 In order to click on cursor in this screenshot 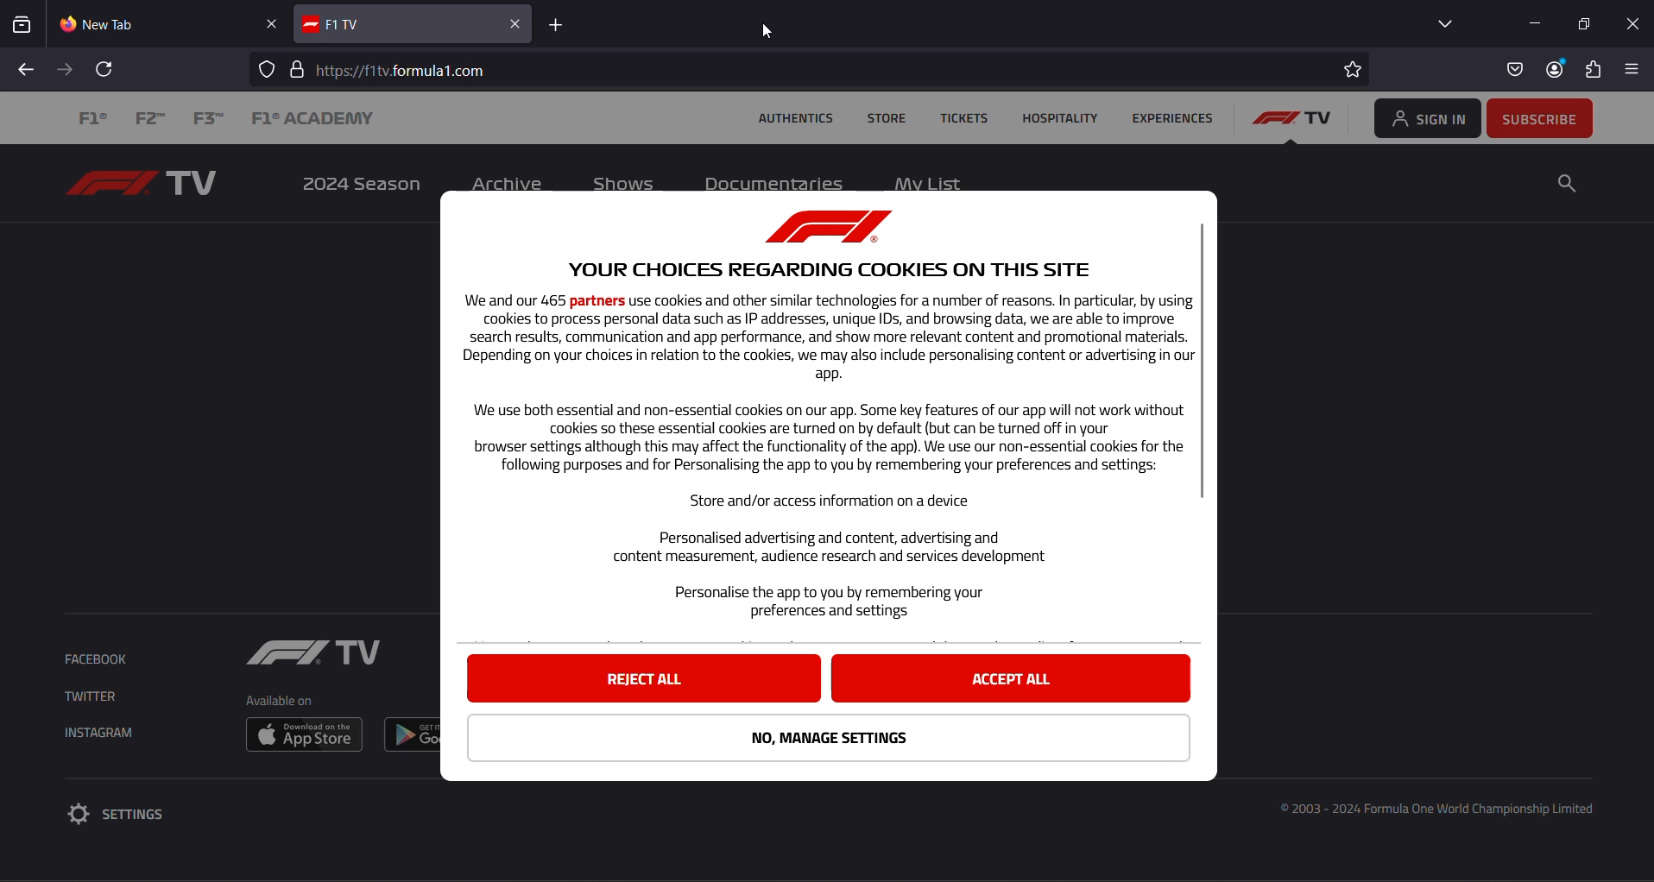, I will do `click(769, 31)`.